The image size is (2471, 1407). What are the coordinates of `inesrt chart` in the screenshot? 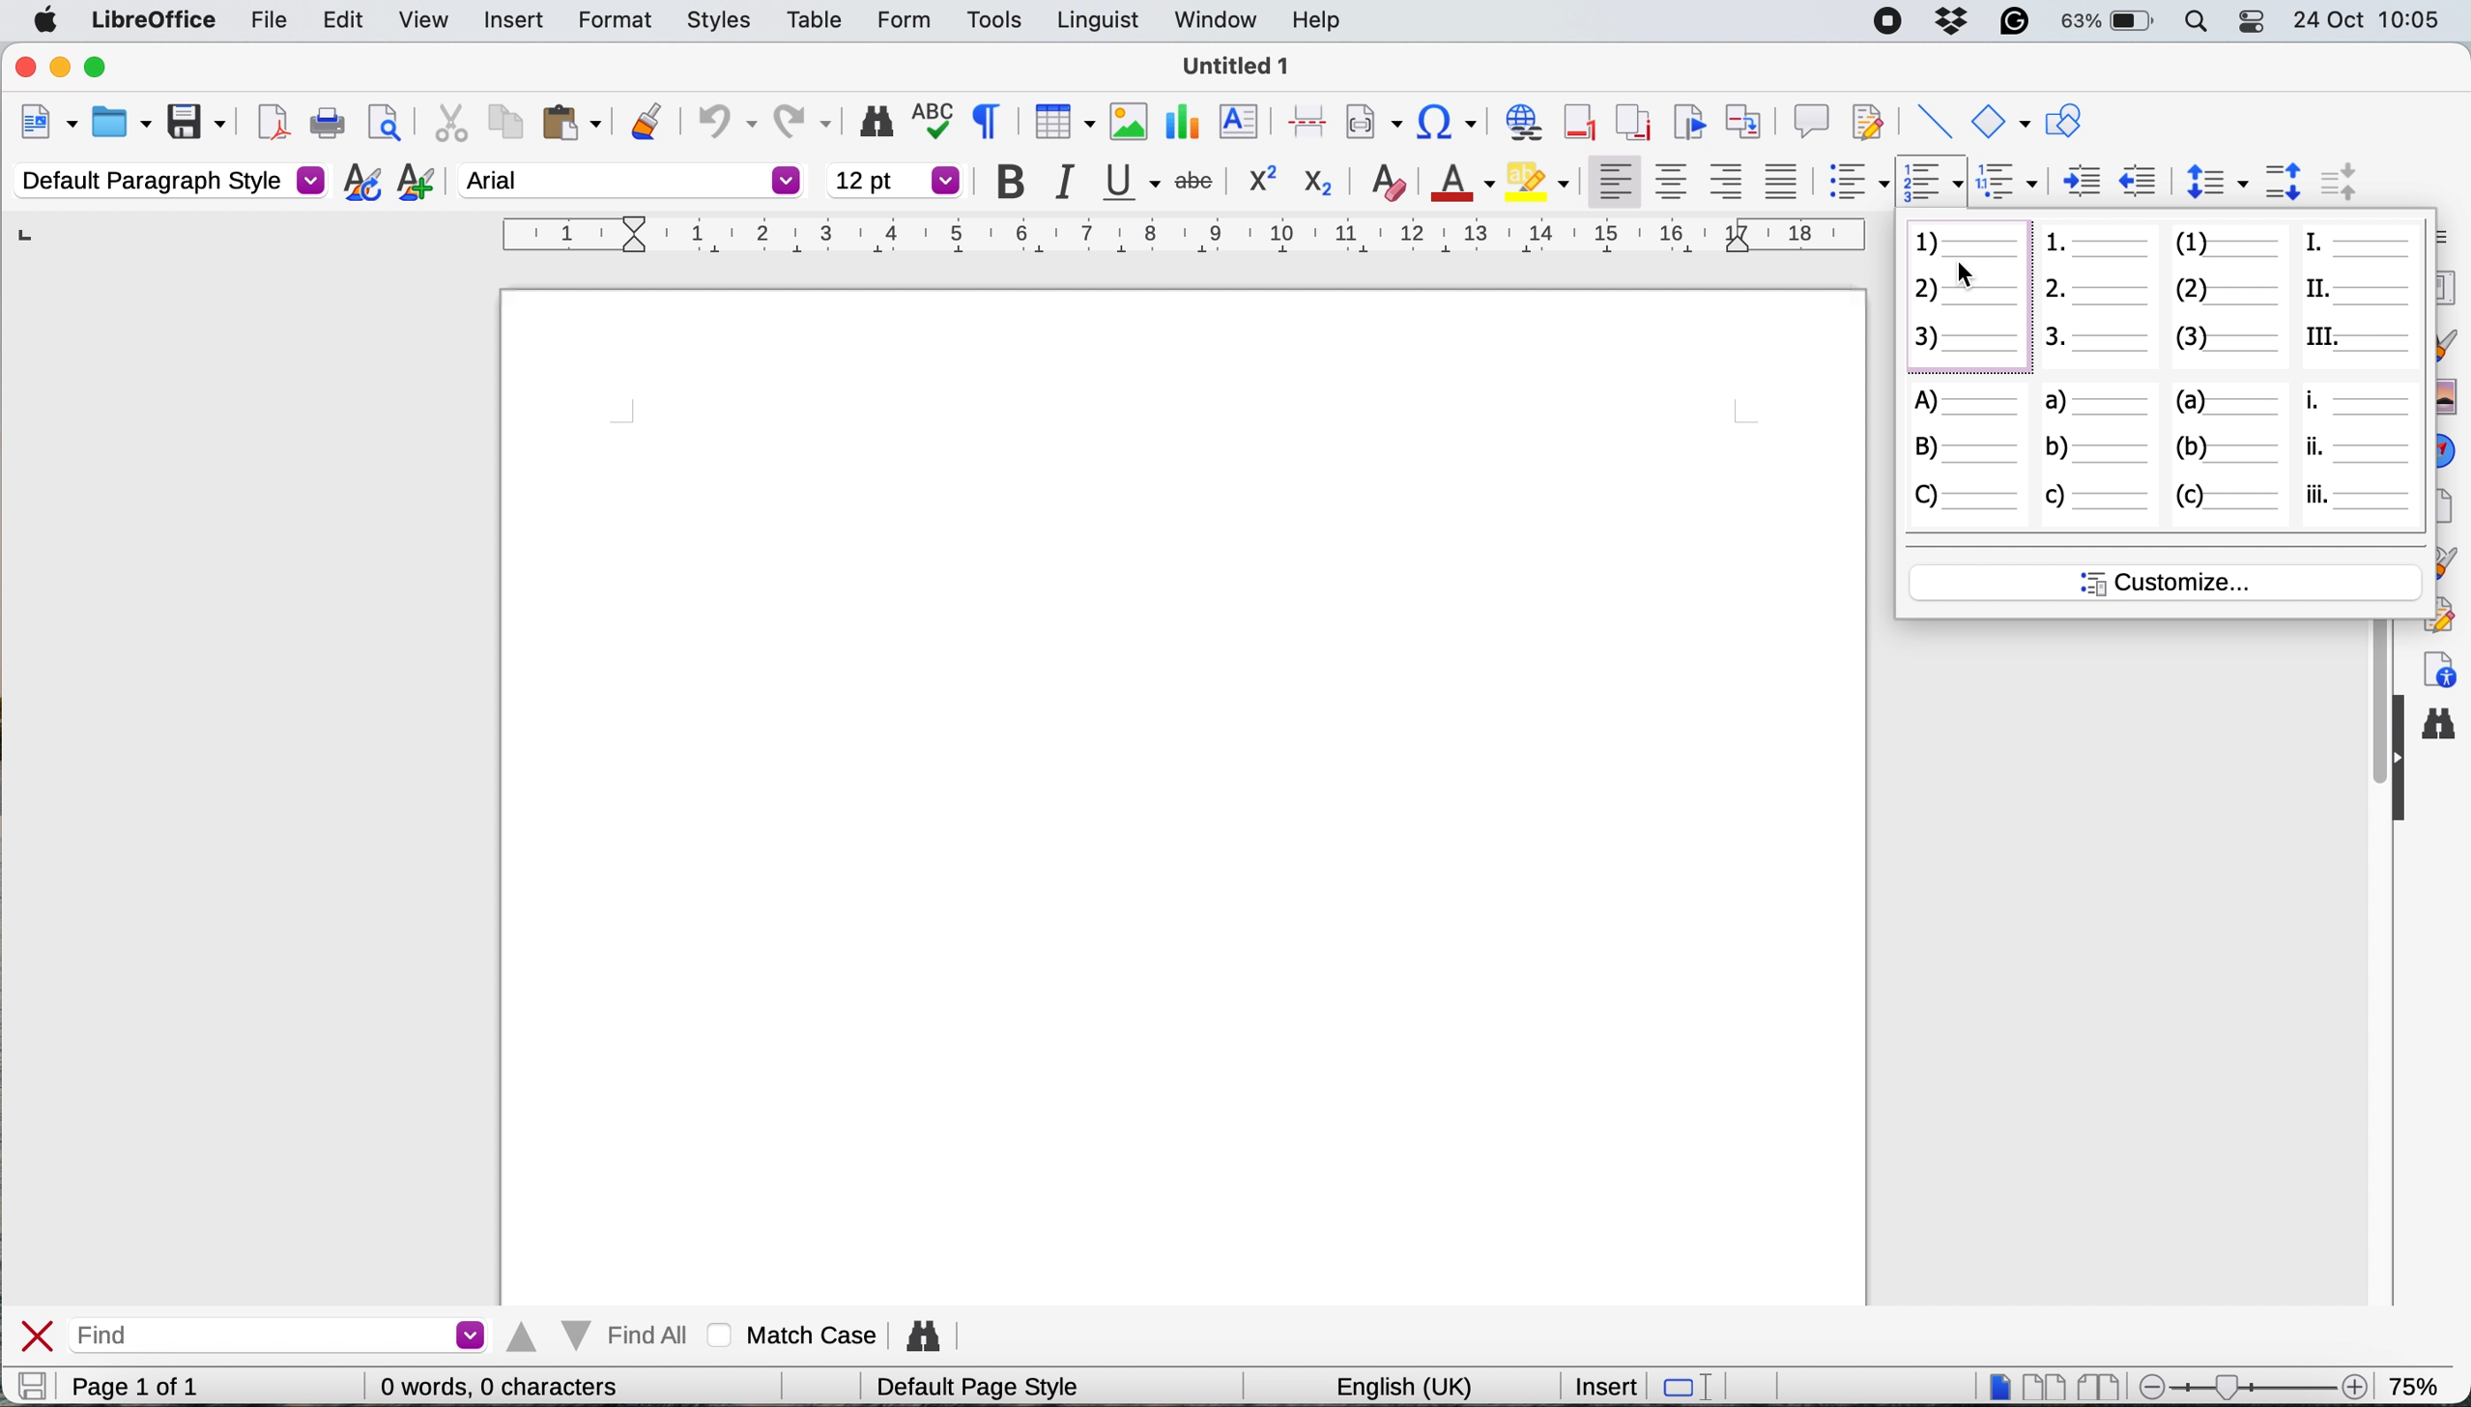 It's located at (1184, 123).